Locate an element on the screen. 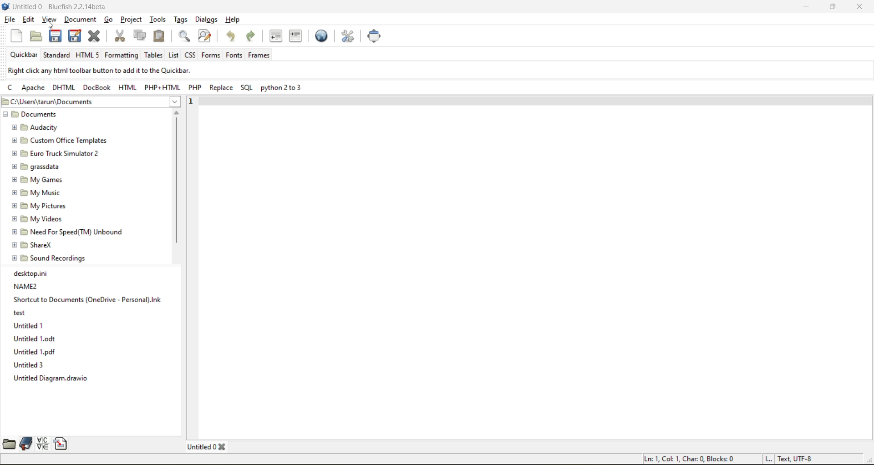 Image resolution: width=874 pixels, height=465 pixels. sql is located at coordinates (249, 88).